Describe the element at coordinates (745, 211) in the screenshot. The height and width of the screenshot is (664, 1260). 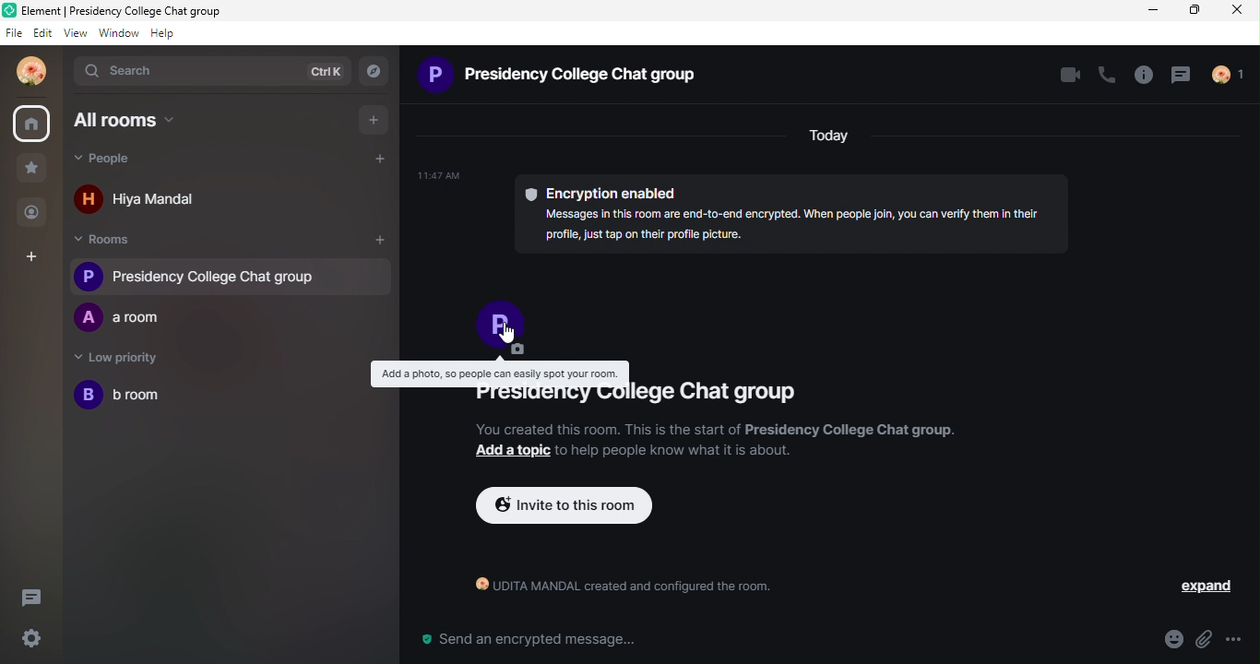
I see `® Encryption enabled
Messages In this room are end-to-end encrypted. When people join, you can verify them In their
profile, Just tap on their profile picture.` at that location.